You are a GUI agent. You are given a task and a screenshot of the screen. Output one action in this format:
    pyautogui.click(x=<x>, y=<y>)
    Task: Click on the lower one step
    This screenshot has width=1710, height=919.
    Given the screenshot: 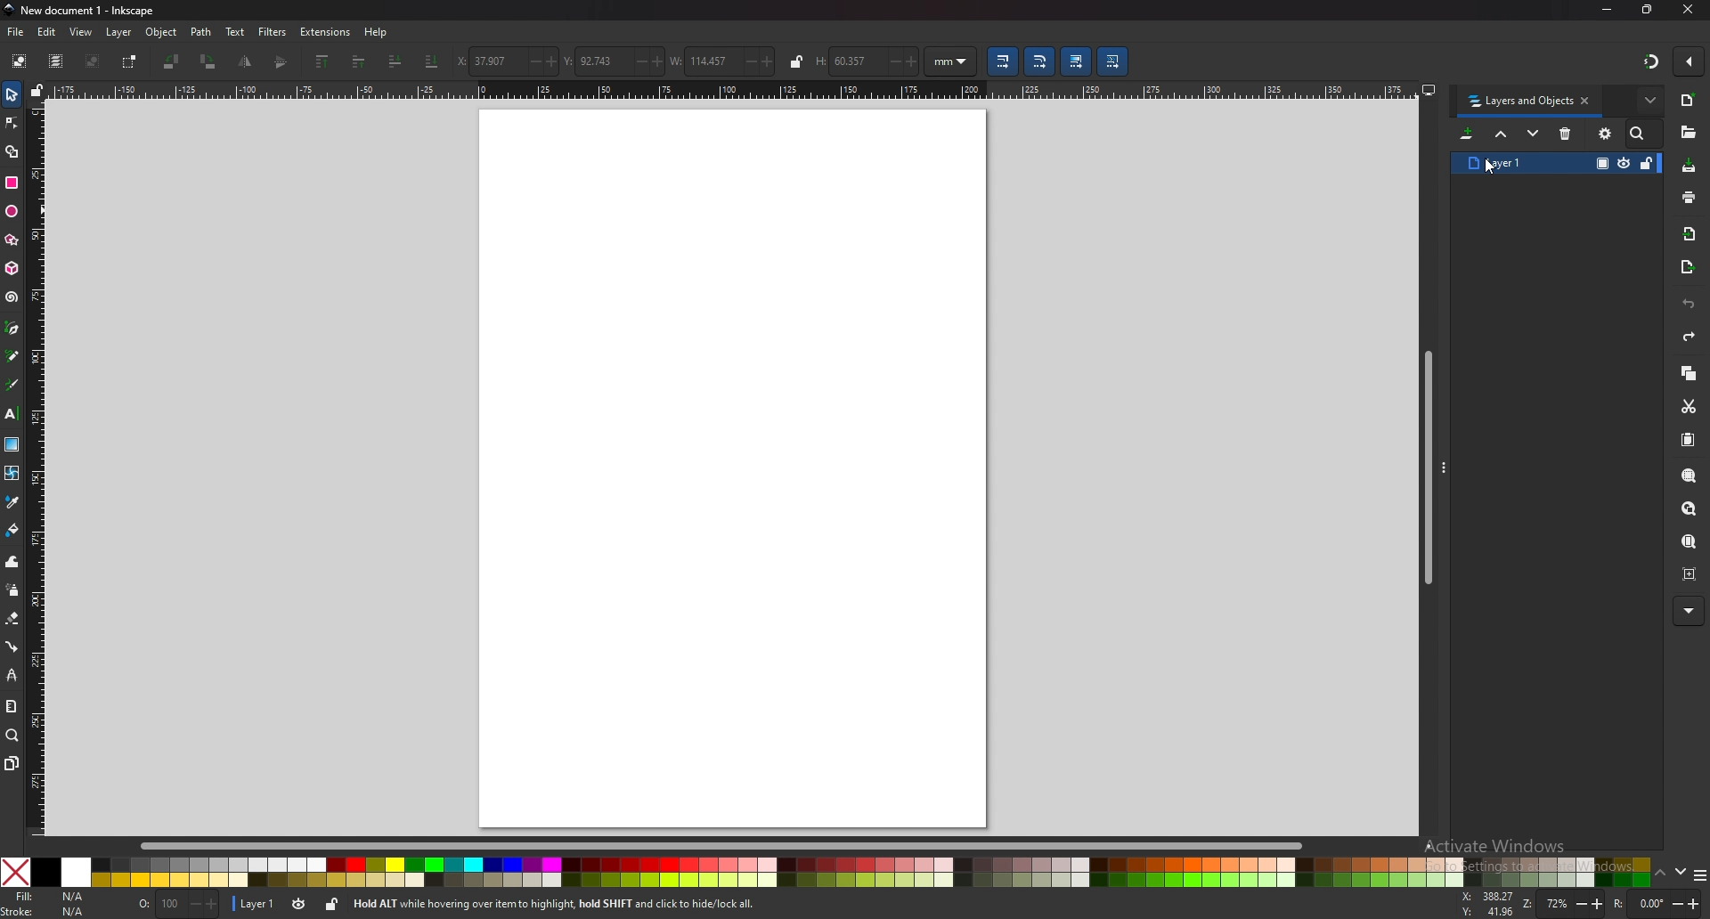 What is the action you would take?
    pyautogui.click(x=395, y=61)
    